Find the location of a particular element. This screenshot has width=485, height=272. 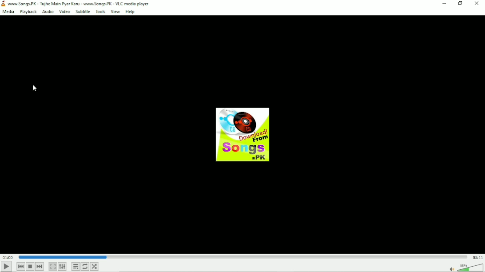

Random is located at coordinates (94, 267).